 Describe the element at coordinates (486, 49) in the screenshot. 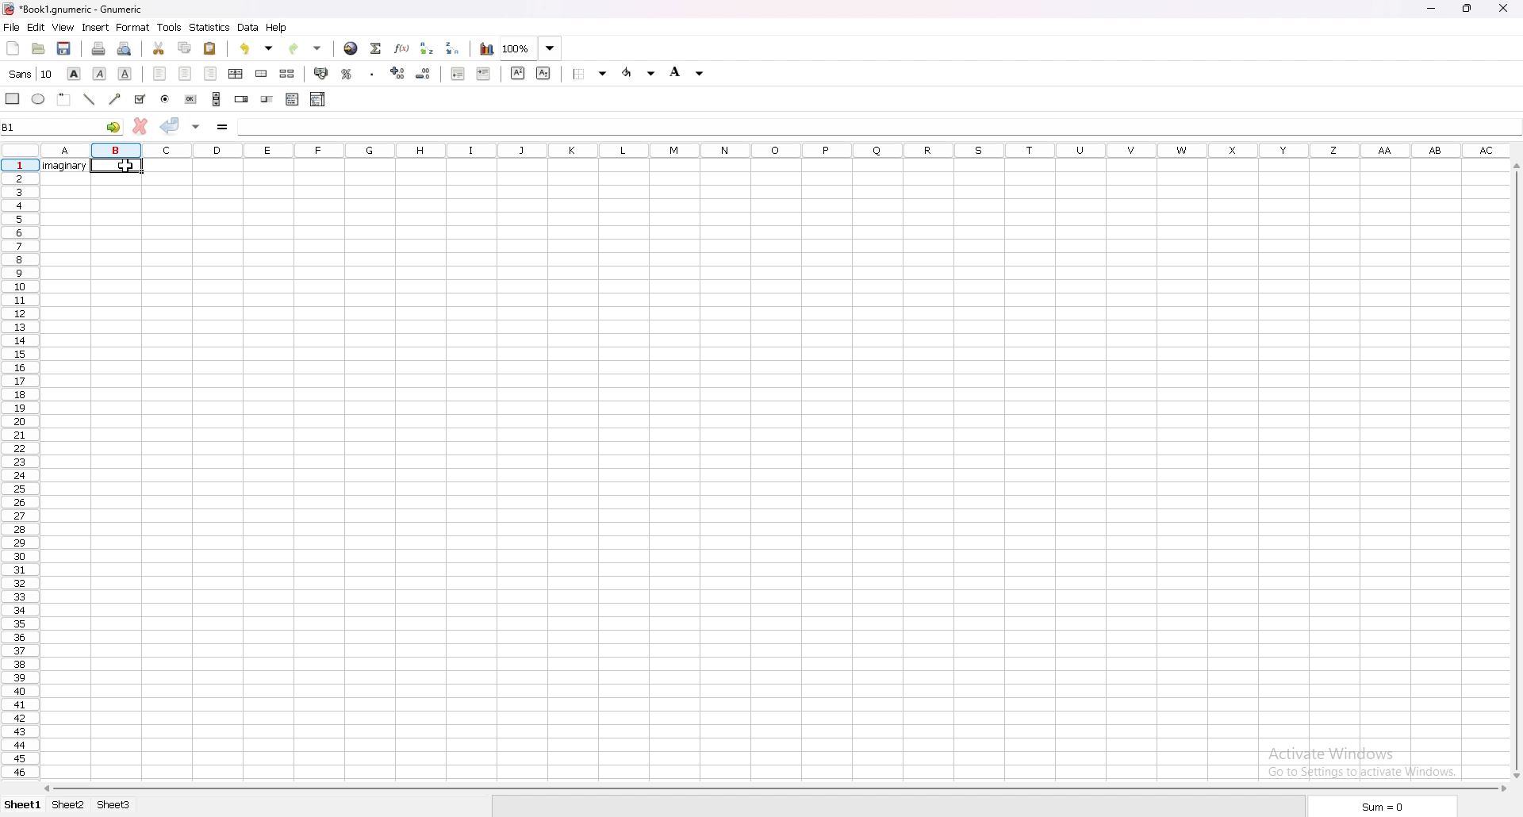

I see `chart` at that location.